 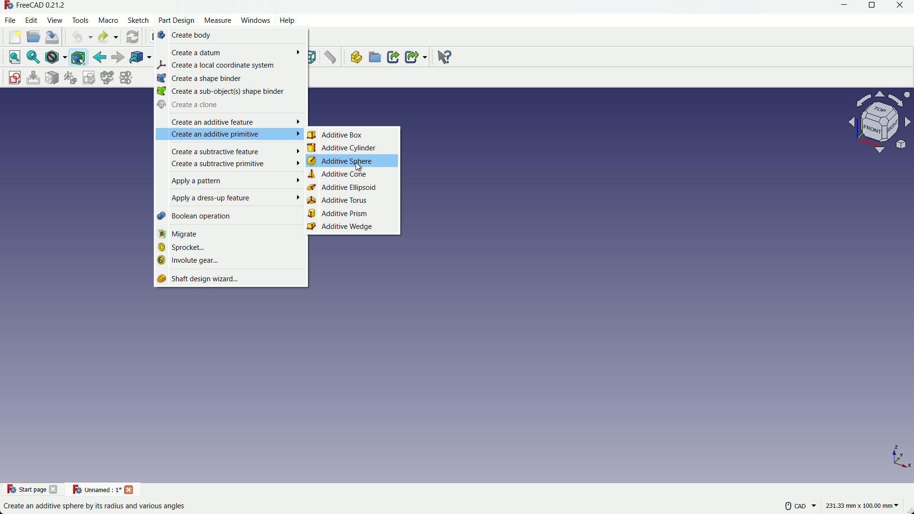 I want to click on cursor, so click(x=358, y=167).